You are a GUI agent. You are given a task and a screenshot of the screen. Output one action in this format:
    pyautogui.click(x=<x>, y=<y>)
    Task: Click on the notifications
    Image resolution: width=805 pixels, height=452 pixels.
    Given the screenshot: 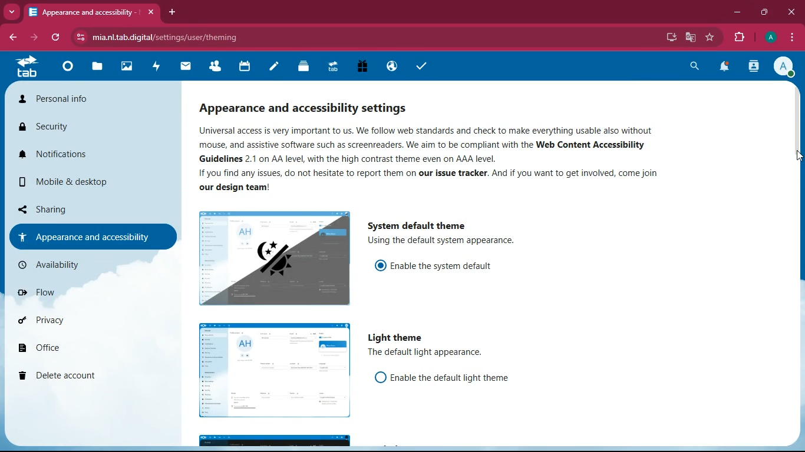 What is the action you would take?
    pyautogui.click(x=727, y=68)
    